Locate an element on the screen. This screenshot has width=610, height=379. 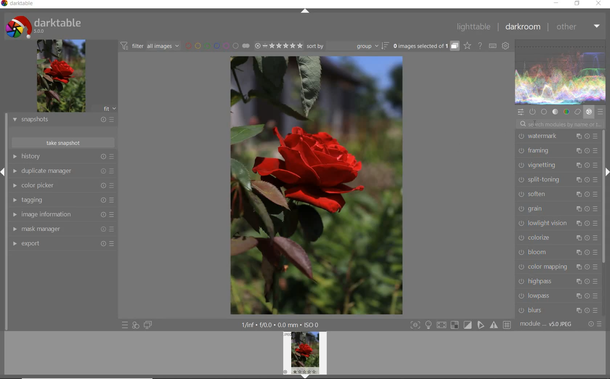
expand/collapse is located at coordinates (306, 12).